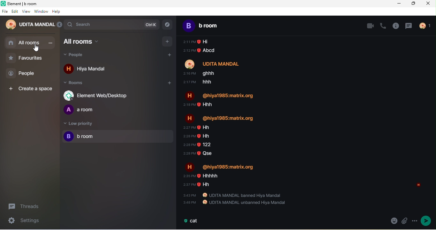 The height and width of the screenshot is (230, 436). Describe the element at coordinates (21, 221) in the screenshot. I see `settings` at that location.